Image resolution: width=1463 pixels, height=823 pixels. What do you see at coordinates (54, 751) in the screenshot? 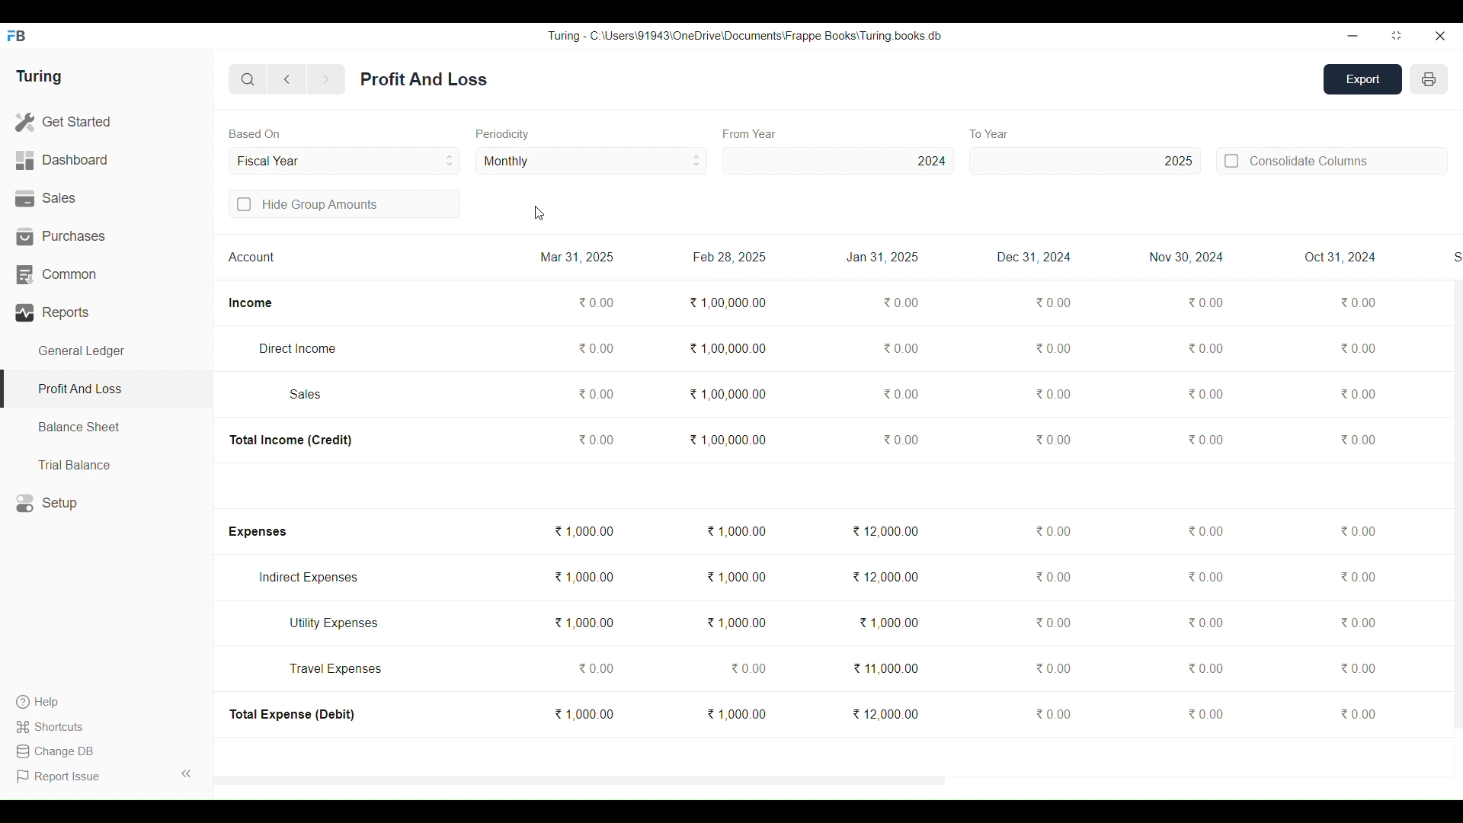
I see `Change DB` at bounding box center [54, 751].